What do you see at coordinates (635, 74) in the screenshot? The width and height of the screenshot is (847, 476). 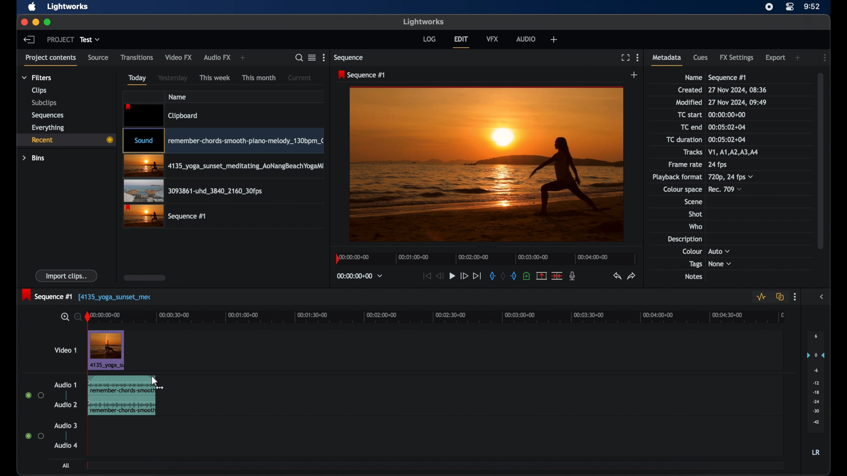 I see `add` at bounding box center [635, 74].